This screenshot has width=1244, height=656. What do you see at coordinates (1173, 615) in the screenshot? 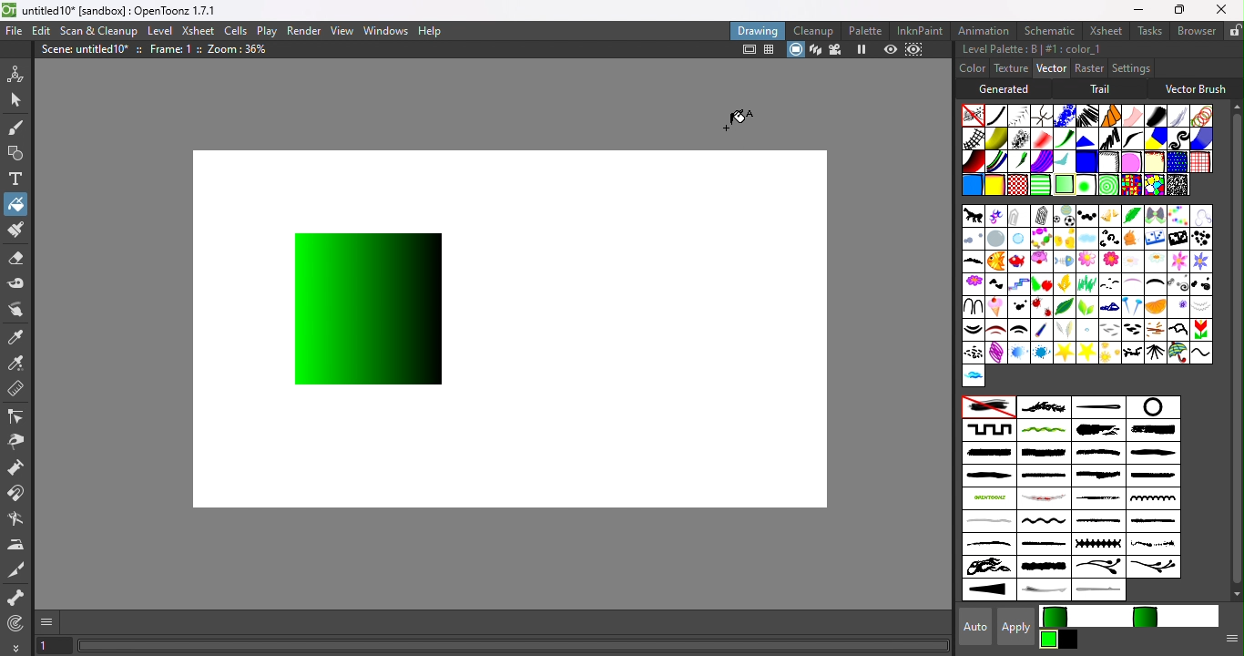
I see `return to previous style` at bounding box center [1173, 615].